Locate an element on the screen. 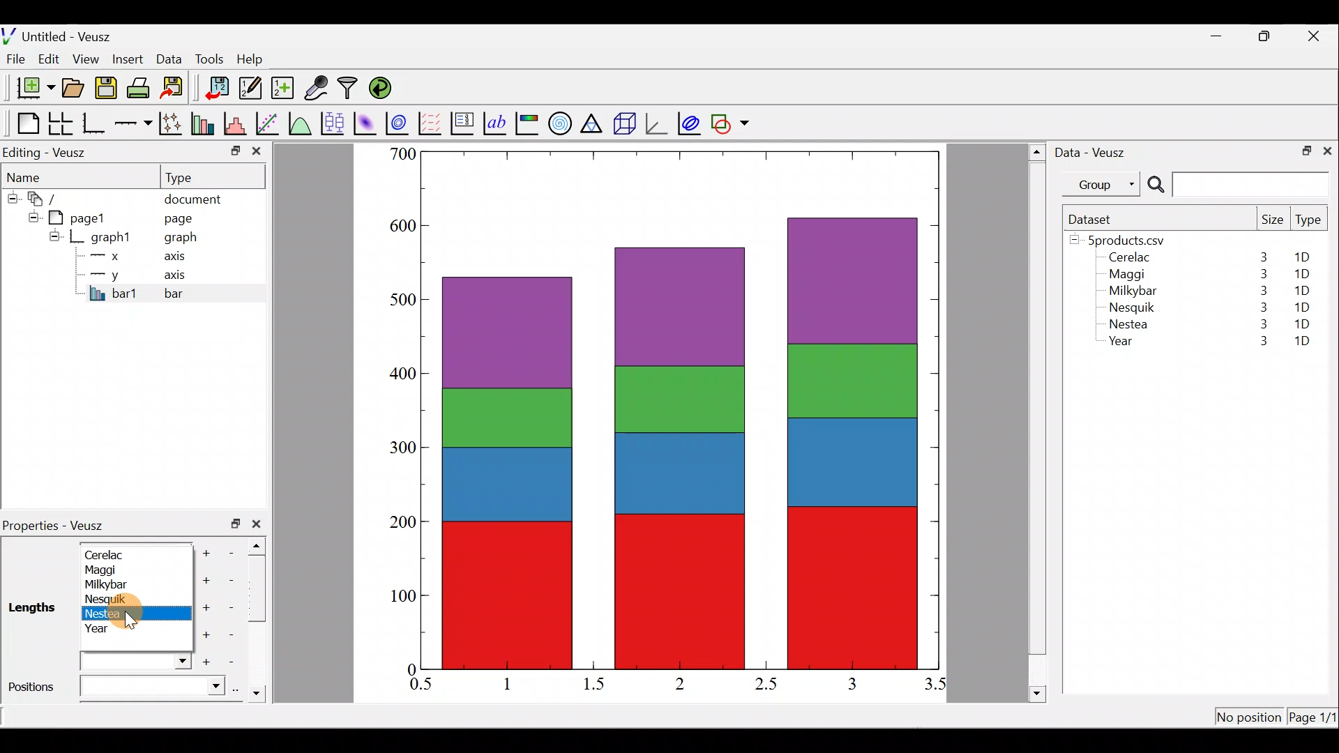  Plot a 2d dataset as contours is located at coordinates (400, 123).